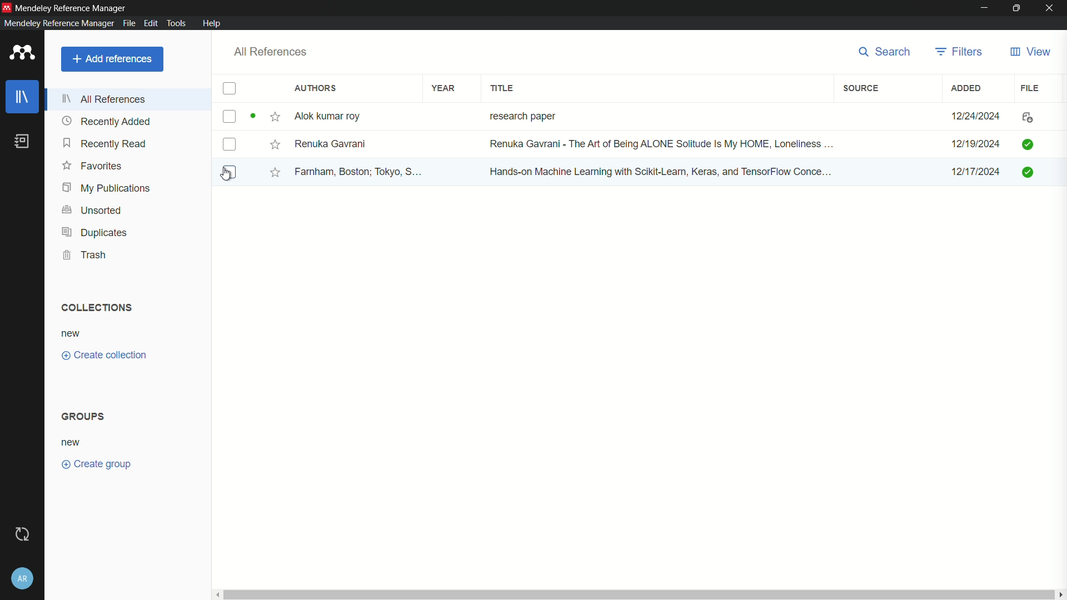 This screenshot has height=600, width=1067. I want to click on Farnham, Boston; Tokyo, S... Hands-on Machine Leaming with Scikit-Leamn, Keras, and TensorFlow Conce..., so click(575, 172).